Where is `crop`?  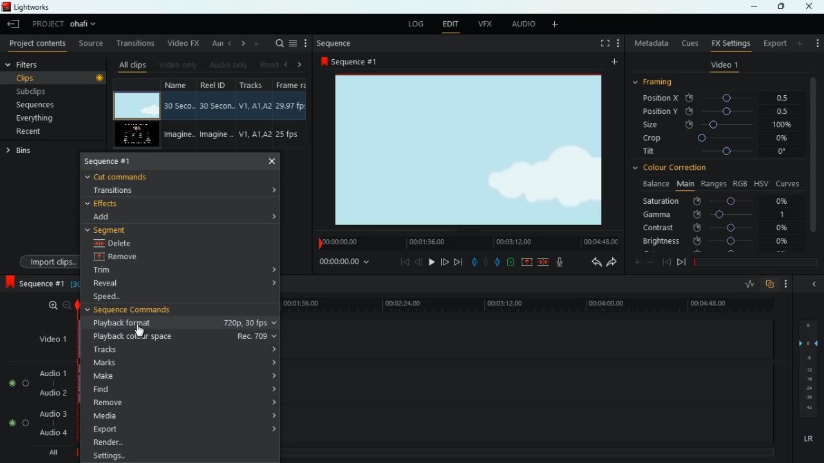
crop is located at coordinates (720, 139).